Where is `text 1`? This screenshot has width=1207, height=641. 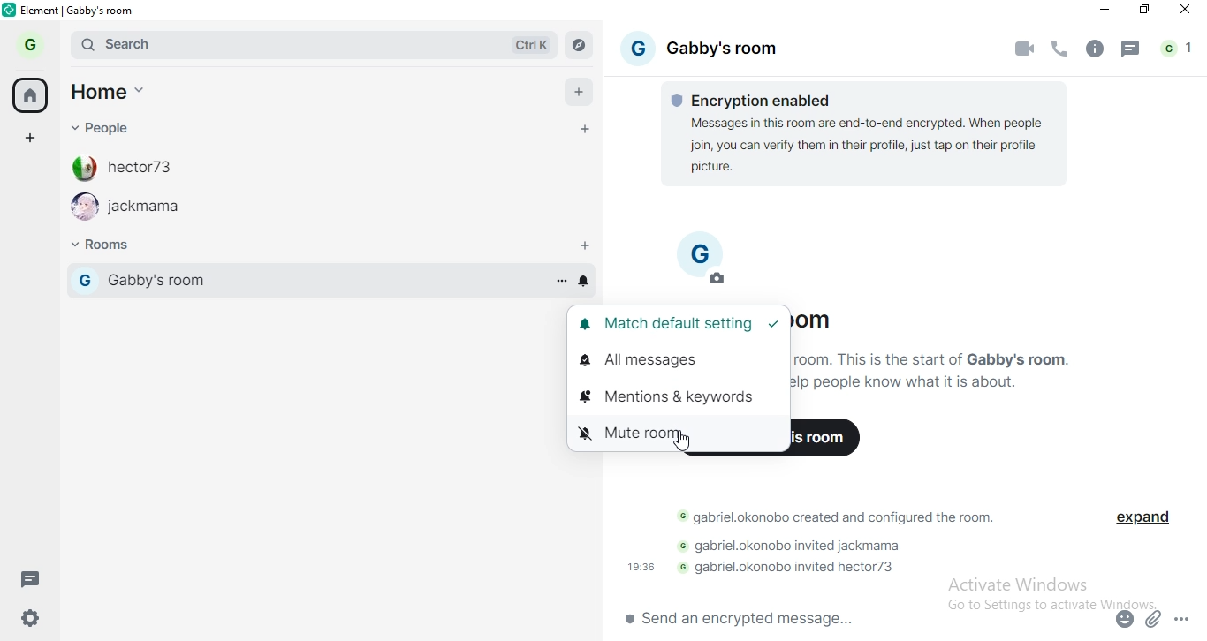
text 1 is located at coordinates (857, 135).